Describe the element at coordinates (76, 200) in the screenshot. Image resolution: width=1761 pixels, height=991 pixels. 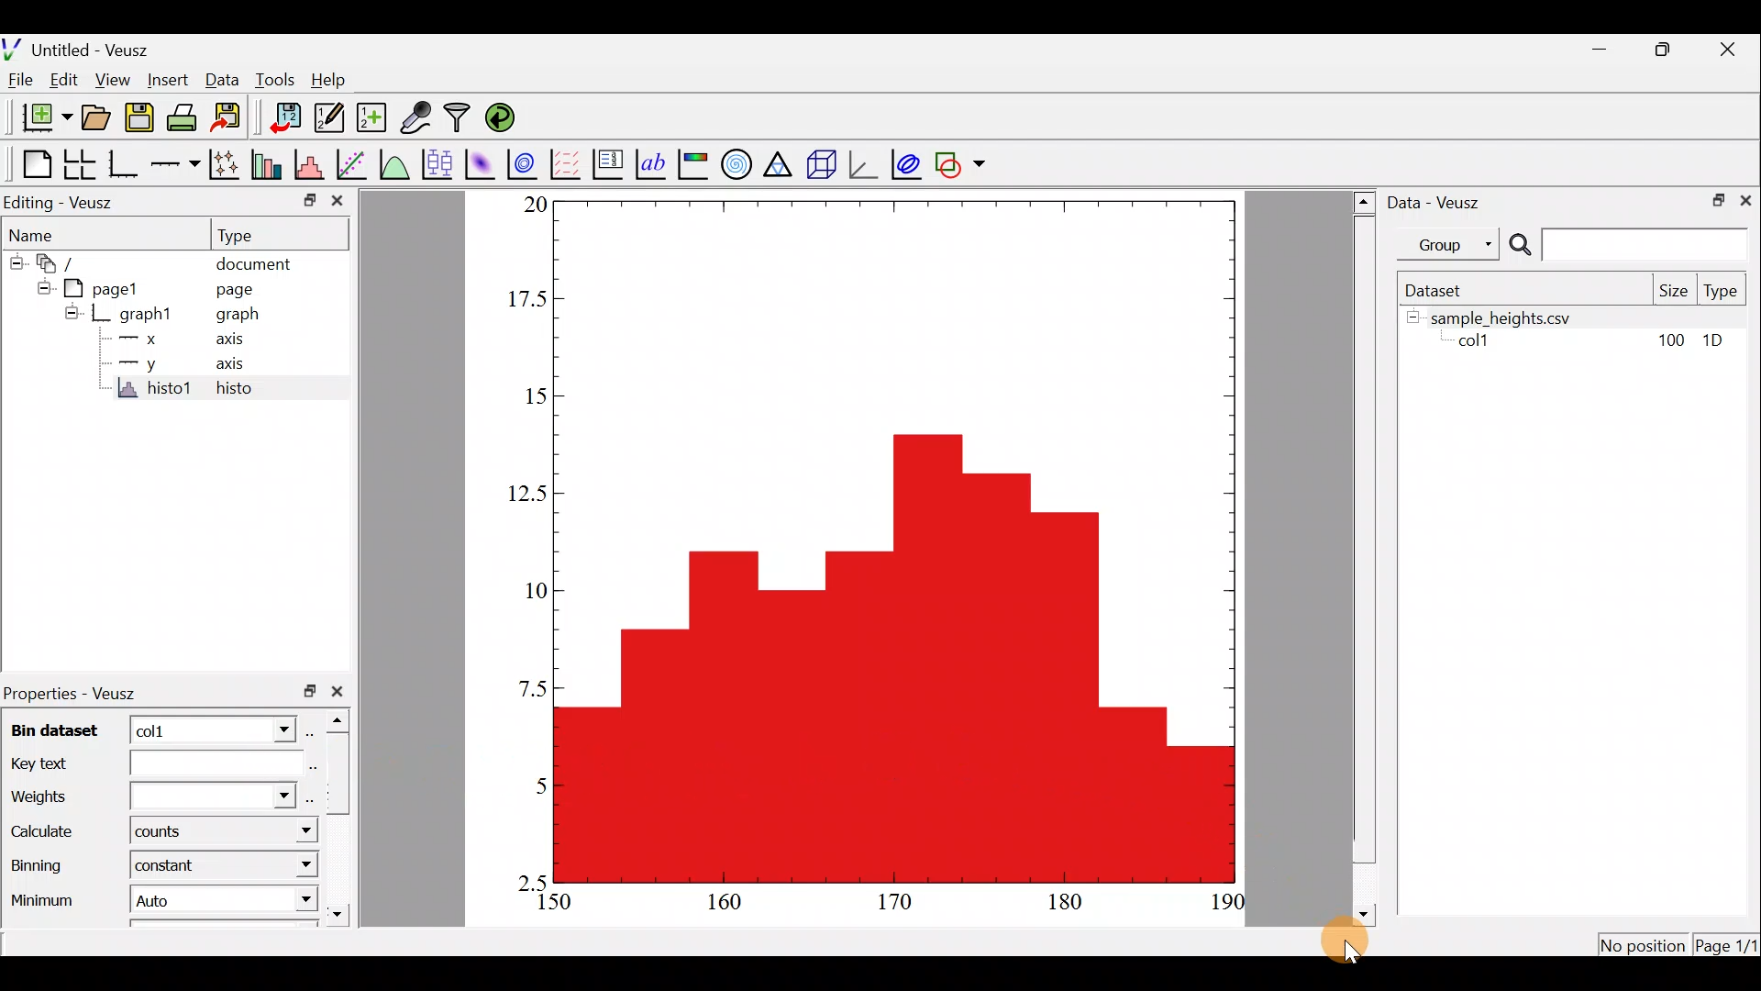
I see `Editing - Veusz` at that location.